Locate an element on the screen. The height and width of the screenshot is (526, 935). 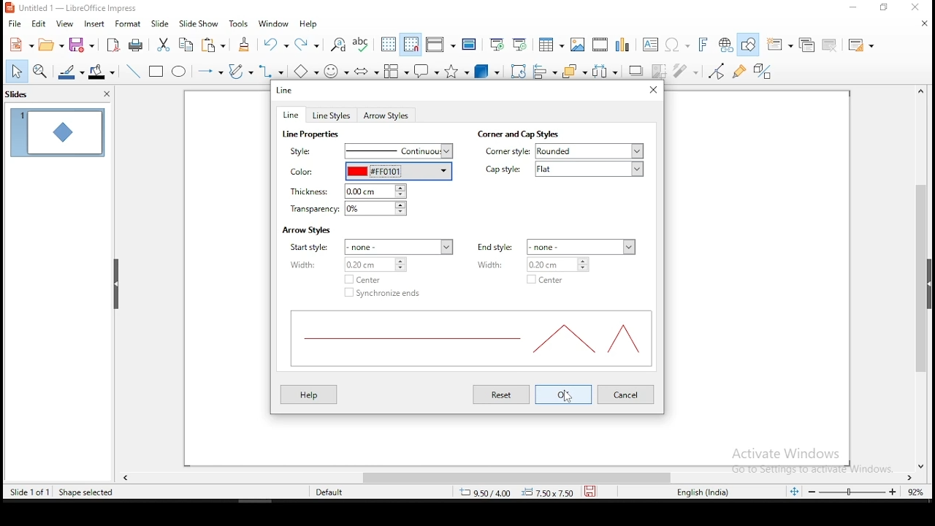
 is located at coordinates (705, 45).